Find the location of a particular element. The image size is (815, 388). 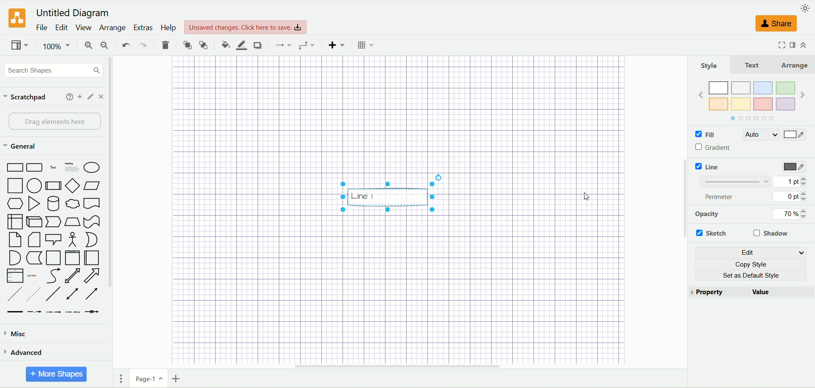

Ellipse is located at coordinates (91, 166).